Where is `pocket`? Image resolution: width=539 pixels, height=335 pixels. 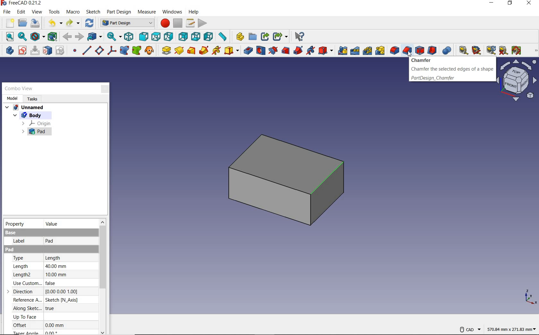 pocket is located at coordinates (247, 50).